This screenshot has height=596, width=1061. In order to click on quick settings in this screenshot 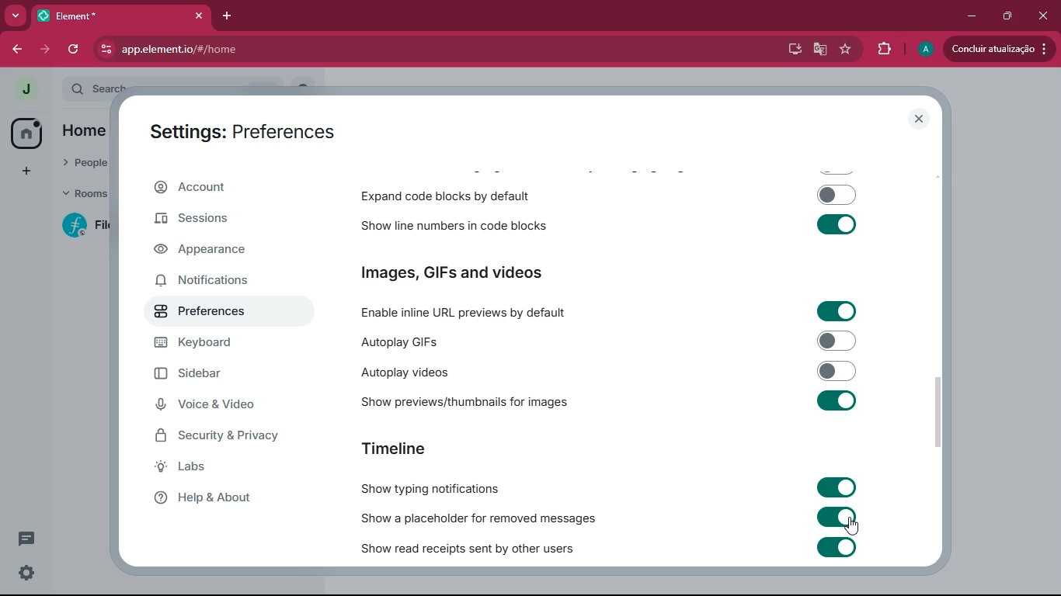, I will do `click(26, 572)`.